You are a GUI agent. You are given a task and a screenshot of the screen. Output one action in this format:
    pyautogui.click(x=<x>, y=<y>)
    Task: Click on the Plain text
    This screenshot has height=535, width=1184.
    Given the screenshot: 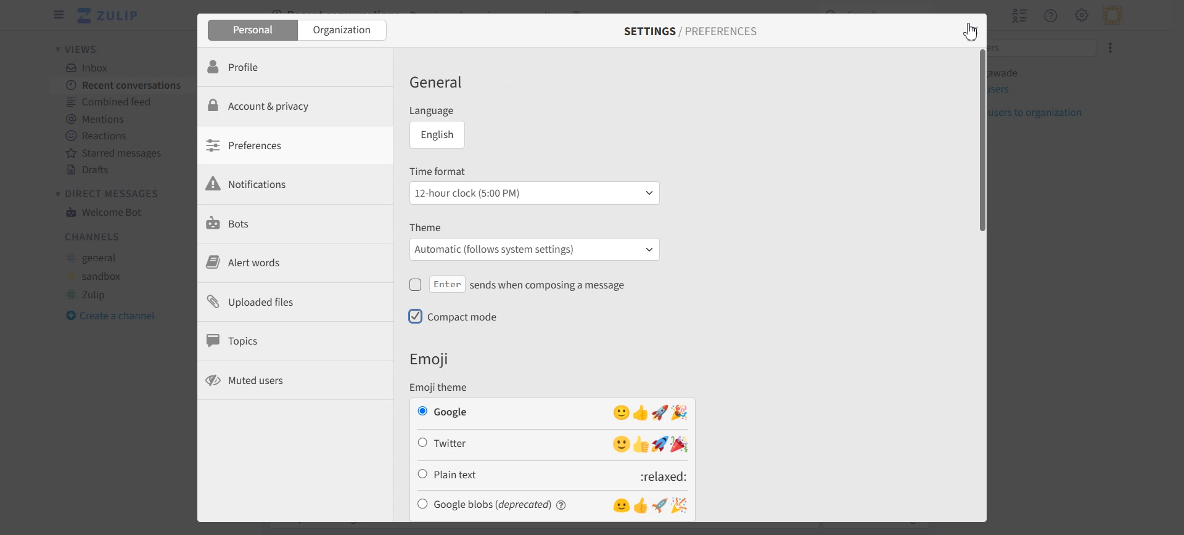 What is the action you would take?
    pyautogui.click(x=553, y=476)
    